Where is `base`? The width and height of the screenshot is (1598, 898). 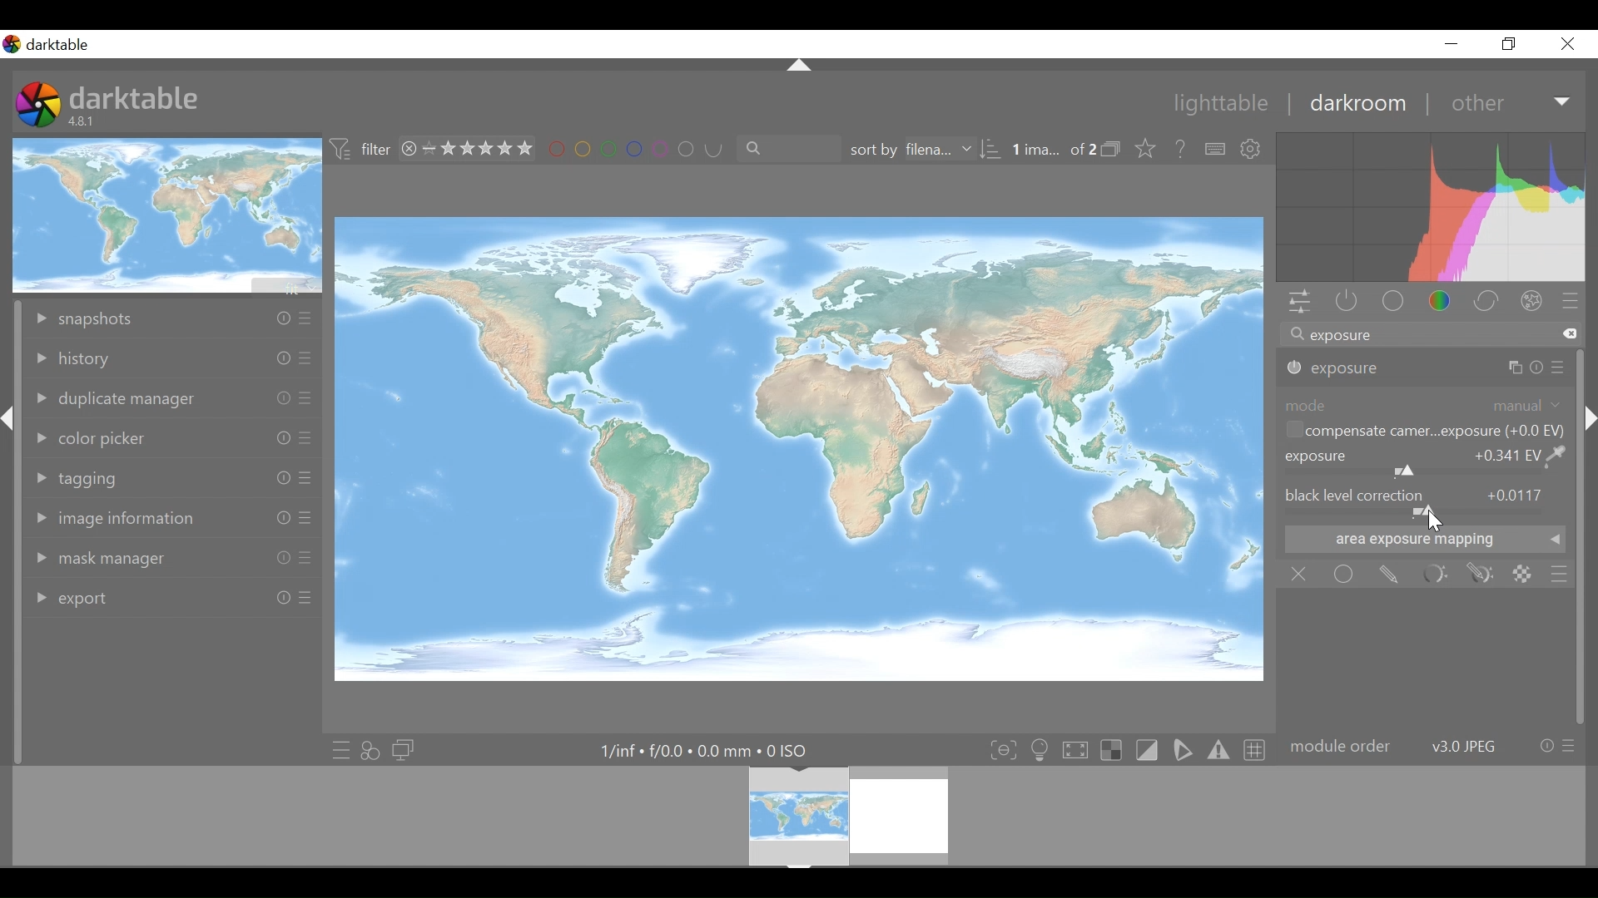 base is located at coordinates (1391, 301).